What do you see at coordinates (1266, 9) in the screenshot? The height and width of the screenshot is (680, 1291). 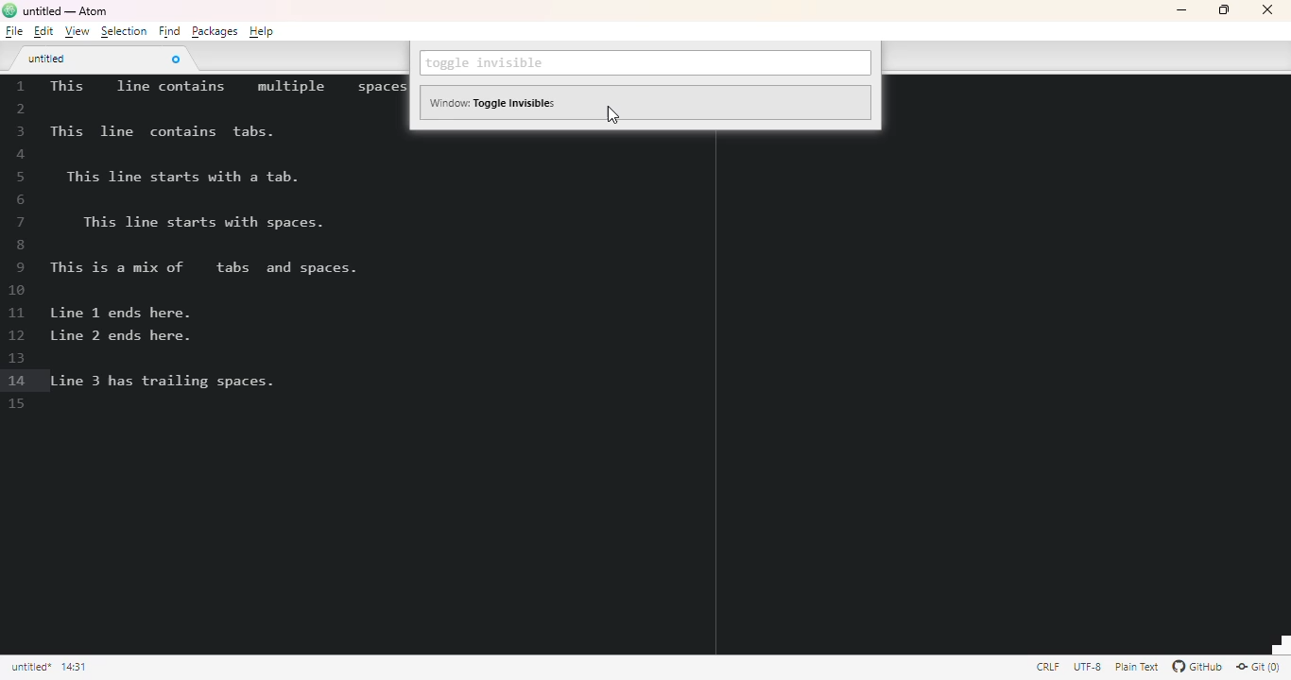 I see `close` at bounding box center [1266, 9].